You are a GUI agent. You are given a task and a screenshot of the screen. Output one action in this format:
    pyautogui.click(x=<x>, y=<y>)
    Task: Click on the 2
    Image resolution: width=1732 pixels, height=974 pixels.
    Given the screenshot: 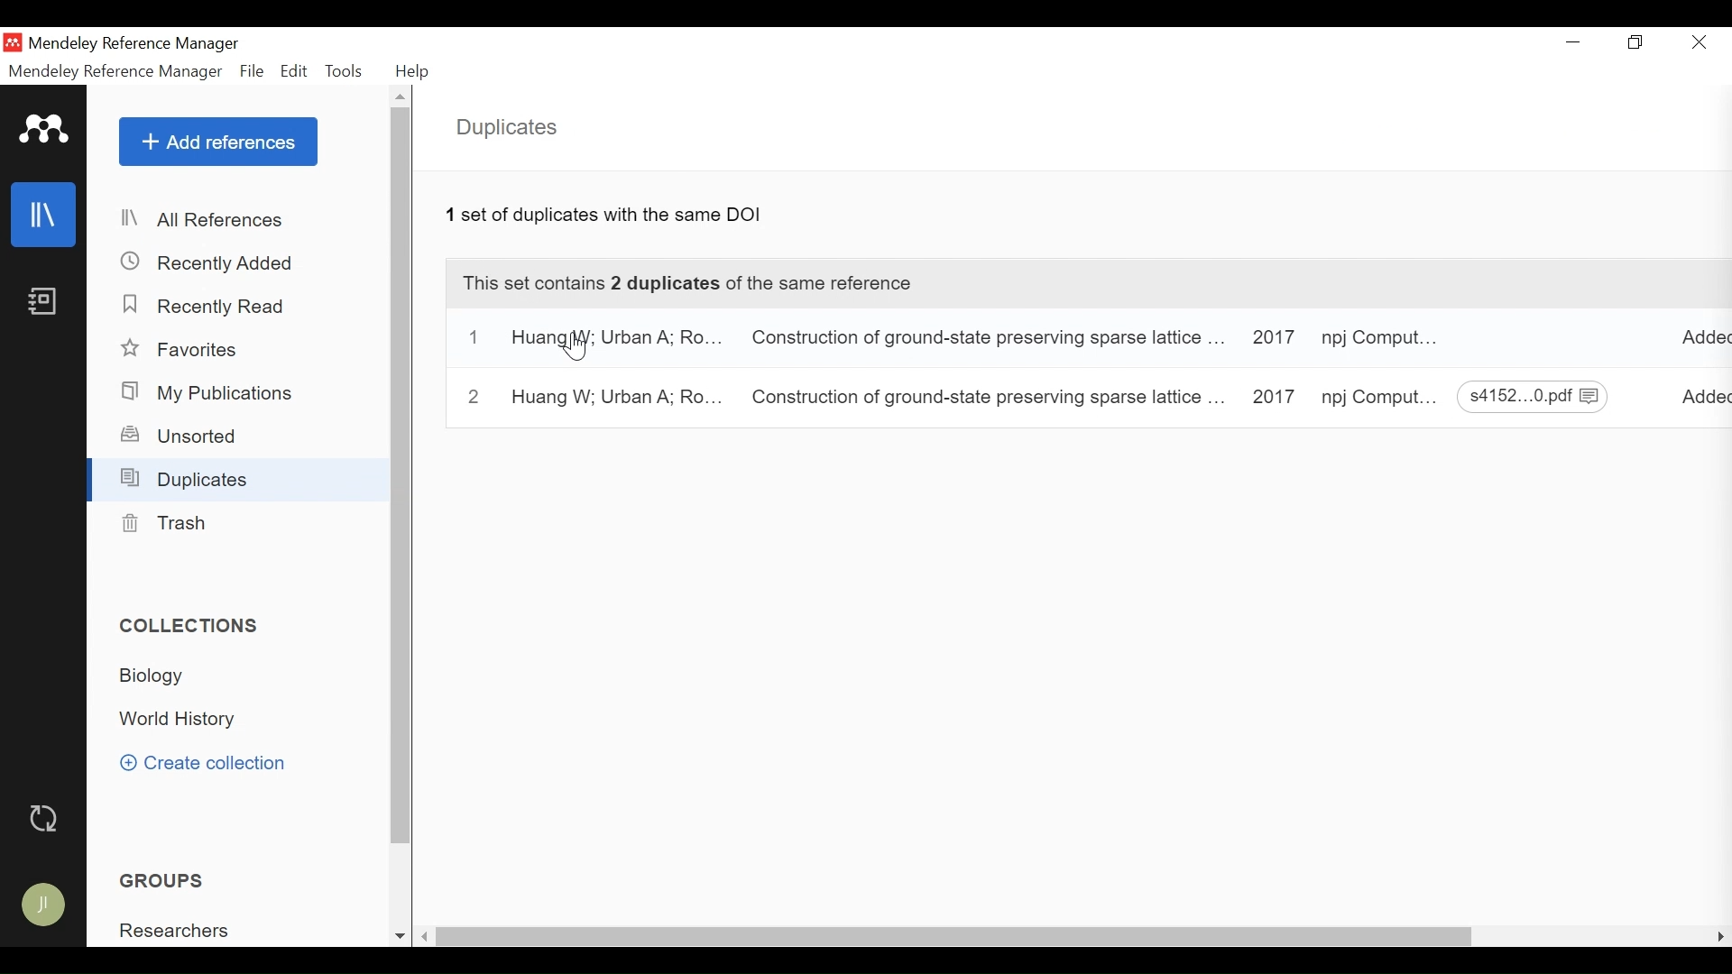 What is the action you would take?
    pyautogui.click(x=473, y=397)
    